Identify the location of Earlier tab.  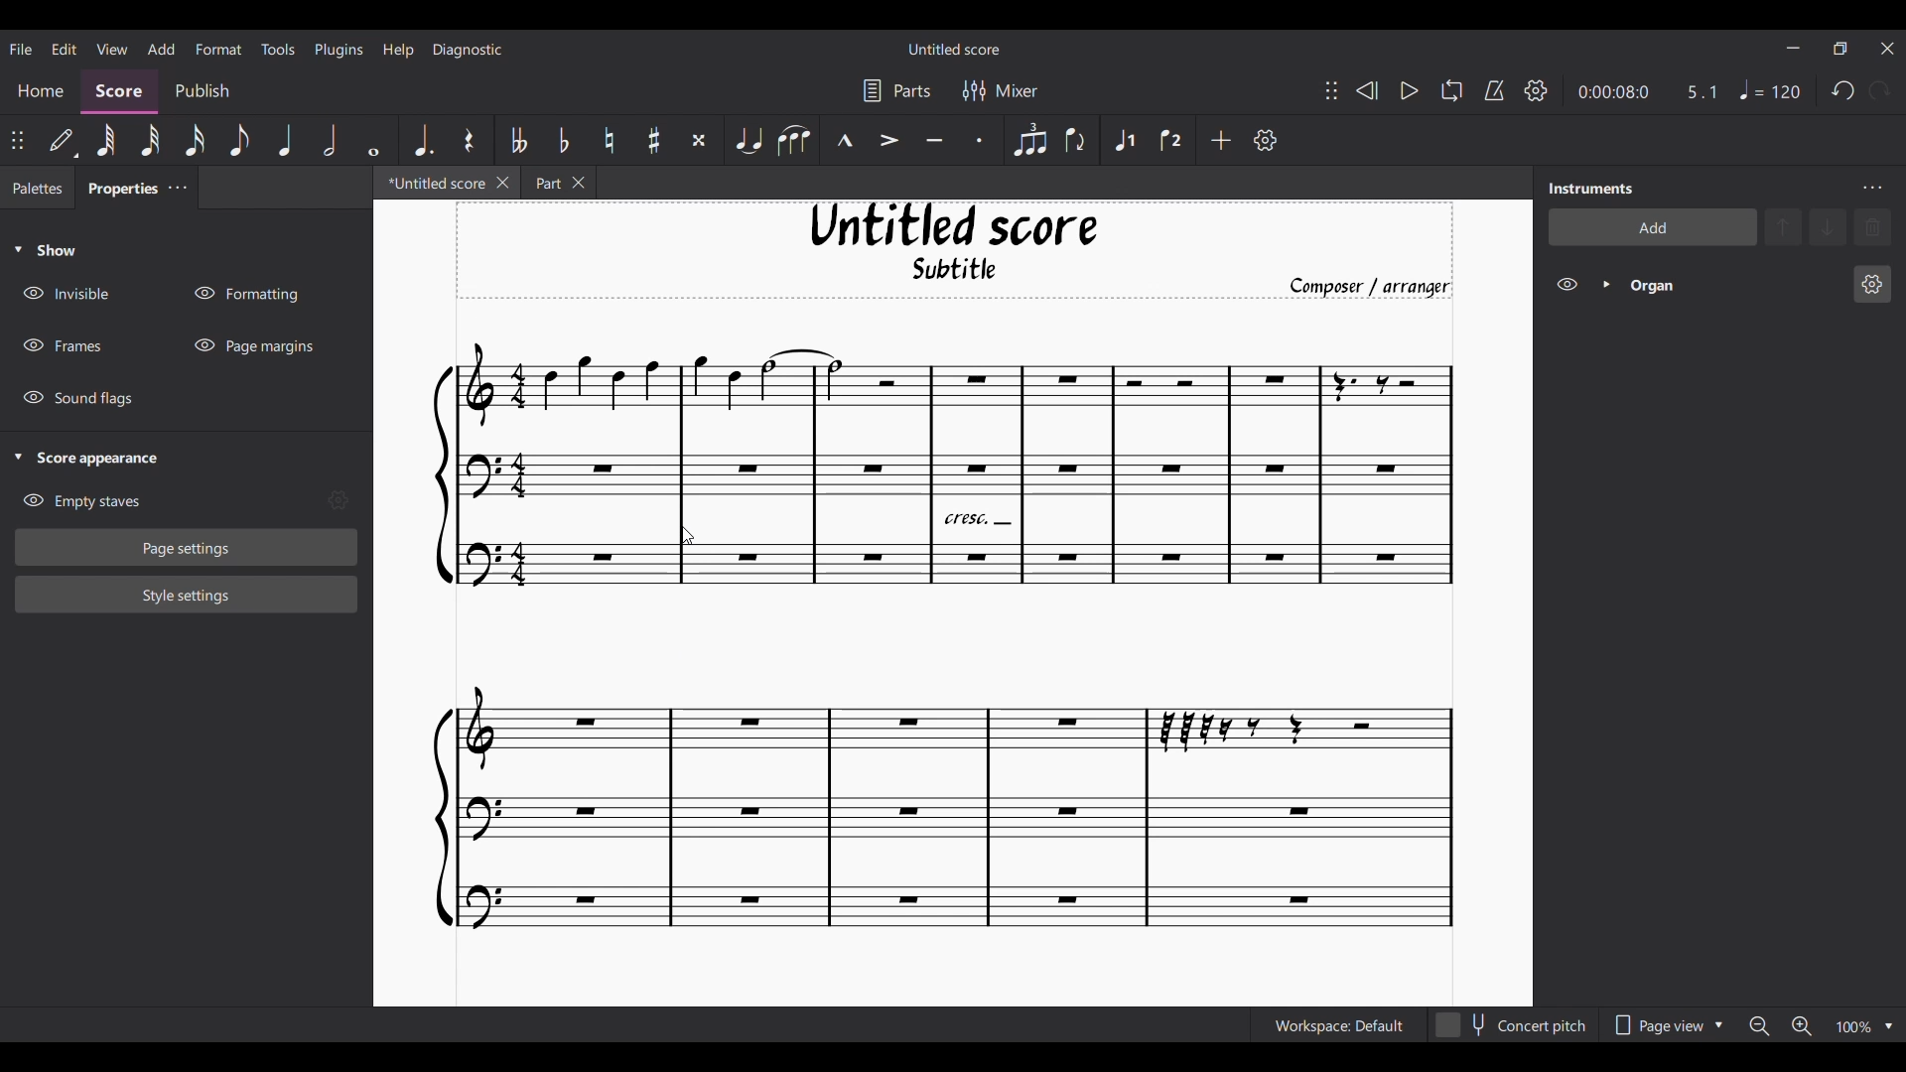
(558, 183).